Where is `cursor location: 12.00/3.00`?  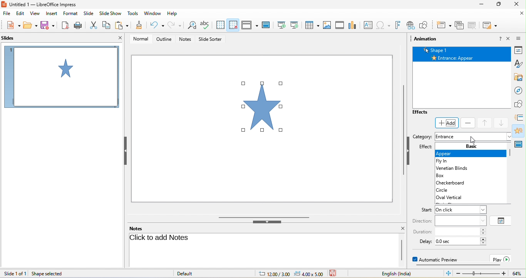
cursor location: 12.00/3.00 is located at coordinates (274, 274).